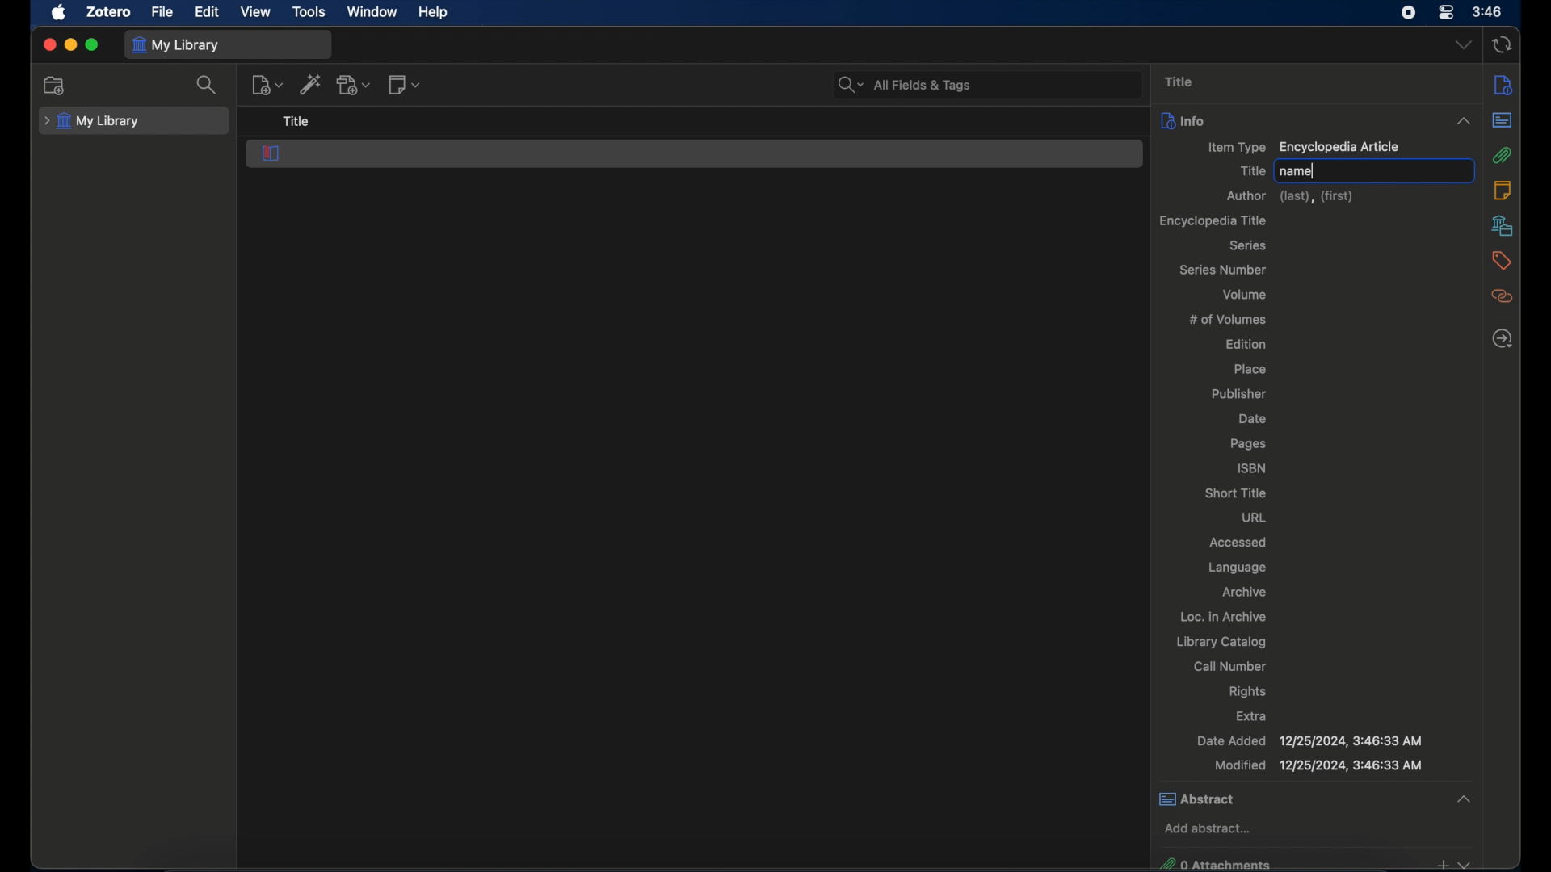 The width and height of the screenshot is (1551, 872). What do you see at coordinates (58, 12) in the screenshot?
I see `apple` at bounding box center [58, 12].